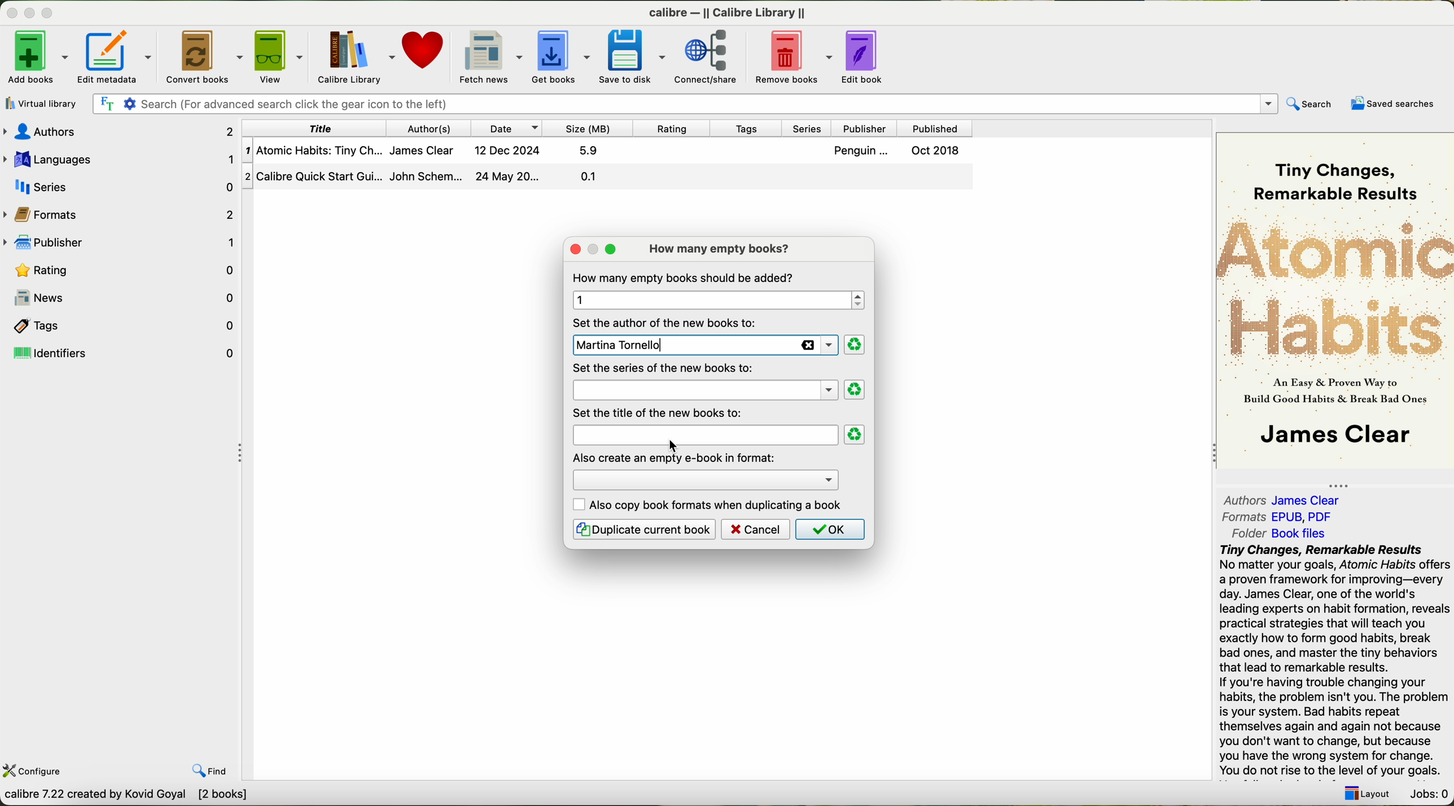 This screenshot has height=806, width=1454. What do you see at coordinates (434, 127) in the screenshot?
I see `authors` at bounding box center [434, 127].